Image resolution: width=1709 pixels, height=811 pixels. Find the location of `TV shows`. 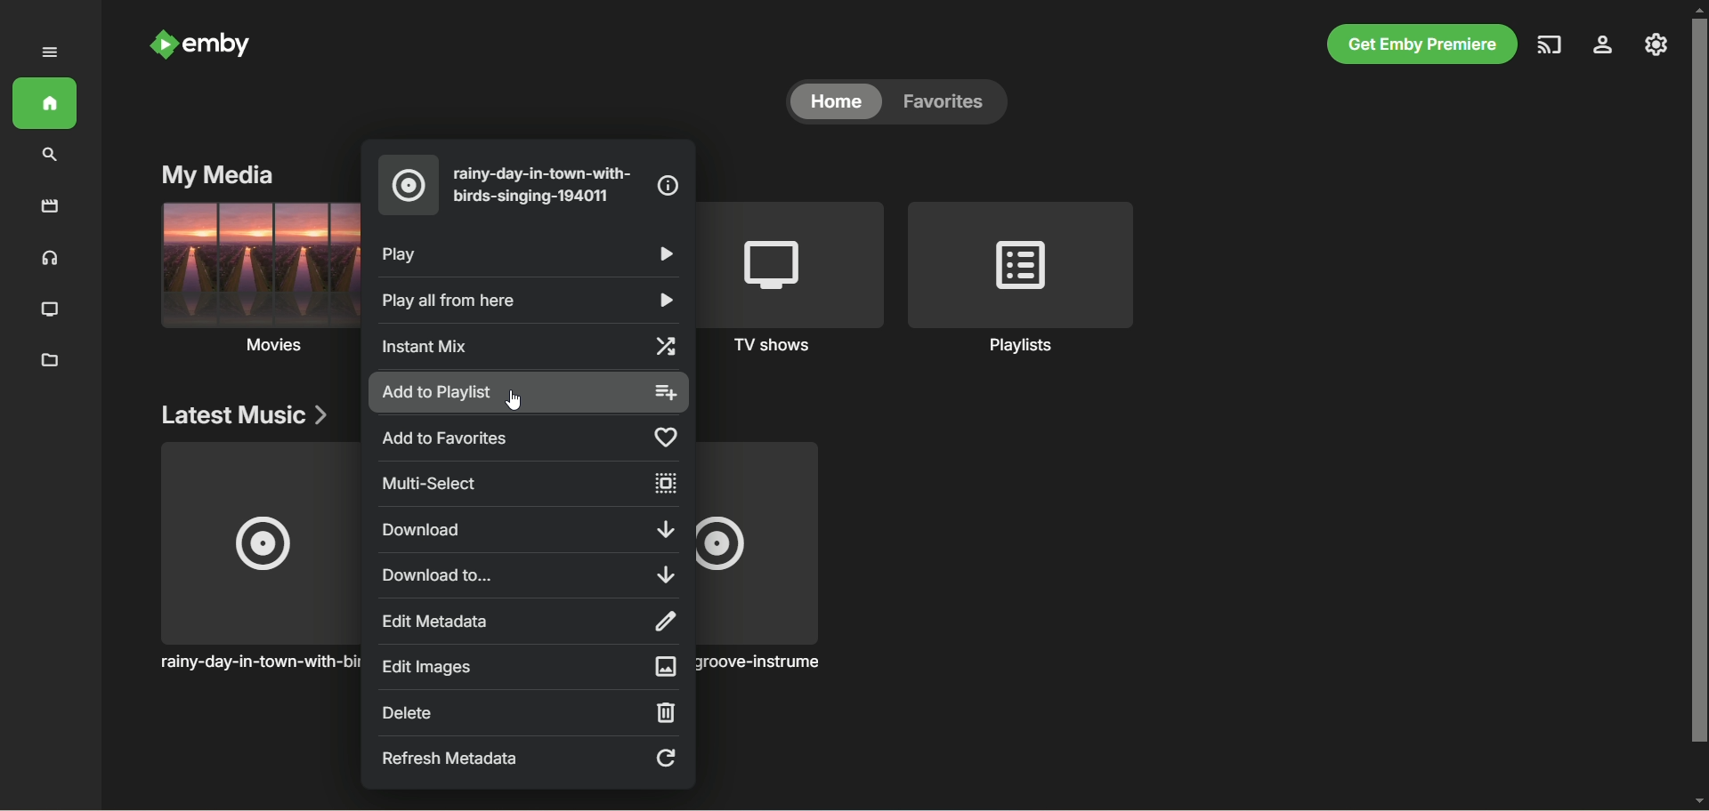

TV shows is located at coordinates (49, 310).